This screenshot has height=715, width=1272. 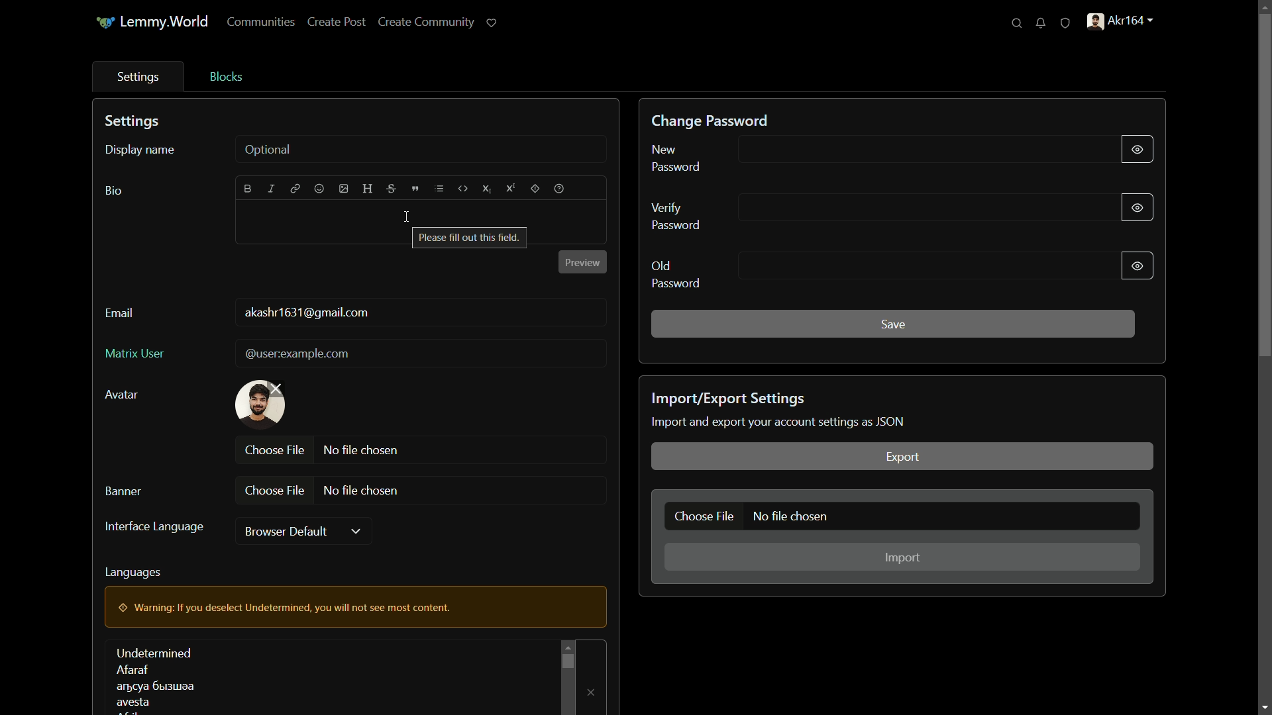 What do you see at coordinates (902, 455) in the screenshot?
I see `export` at bounding box center [902, 455].